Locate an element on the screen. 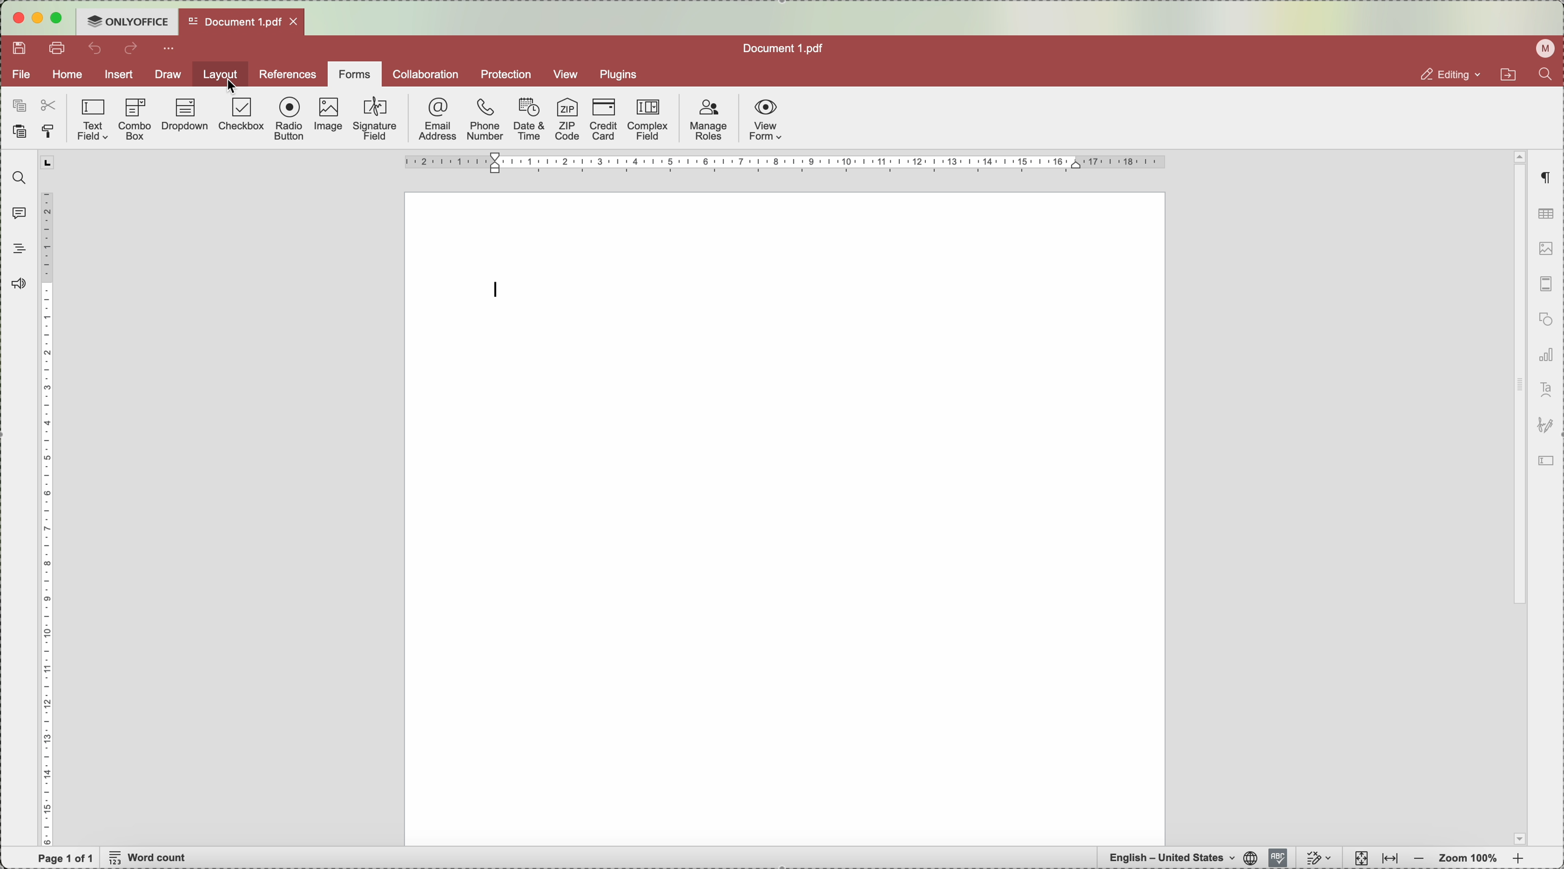  paragraph settings is located at coordinates (1545, 178).